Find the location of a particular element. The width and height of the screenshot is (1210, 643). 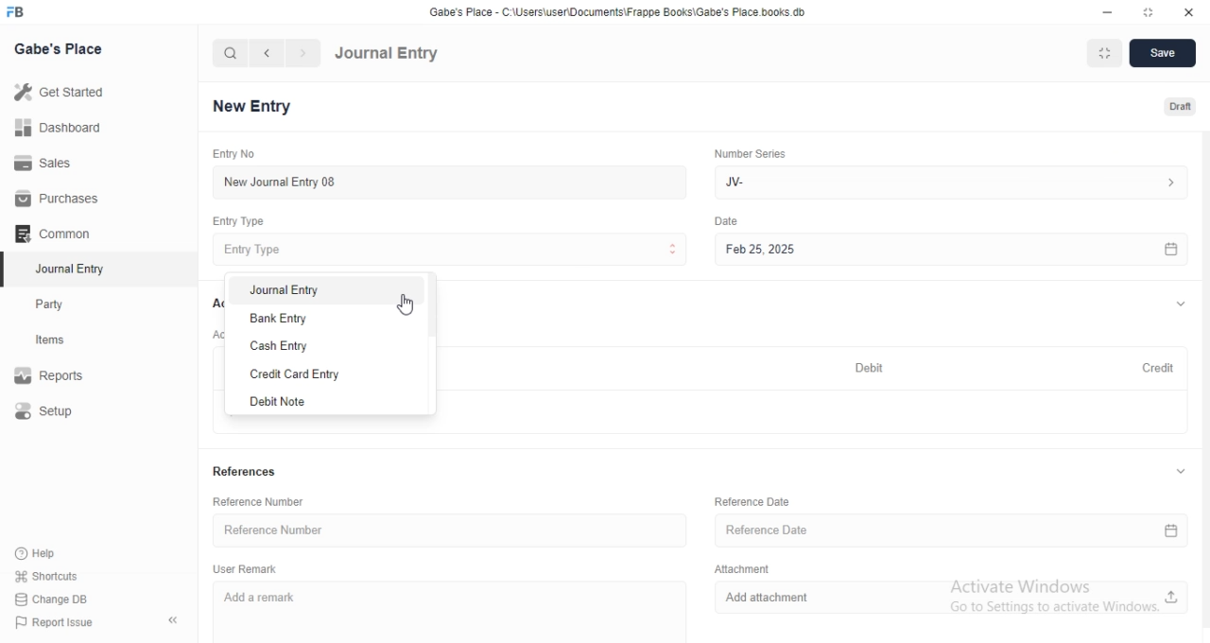

search is located at coordinates (231, 54).